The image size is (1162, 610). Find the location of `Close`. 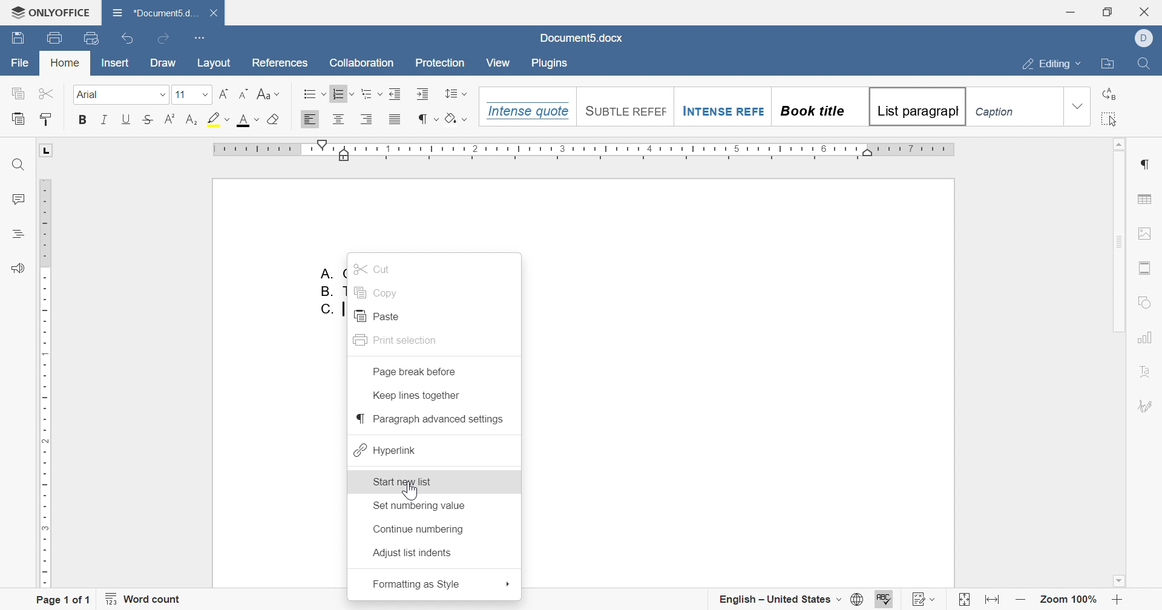

Close is located at coordinates (214, 13).